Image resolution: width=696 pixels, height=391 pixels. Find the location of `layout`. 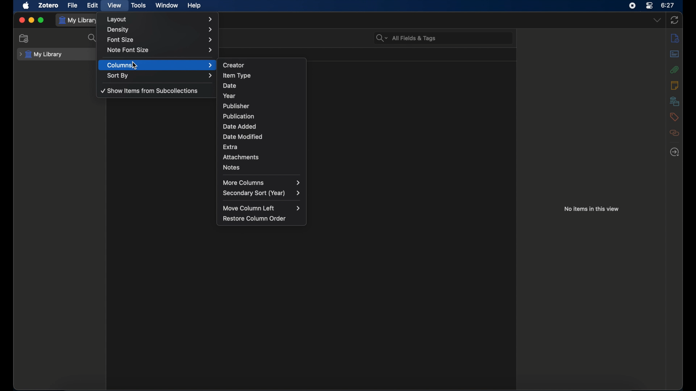

layout is located at coordinates (159, 19).